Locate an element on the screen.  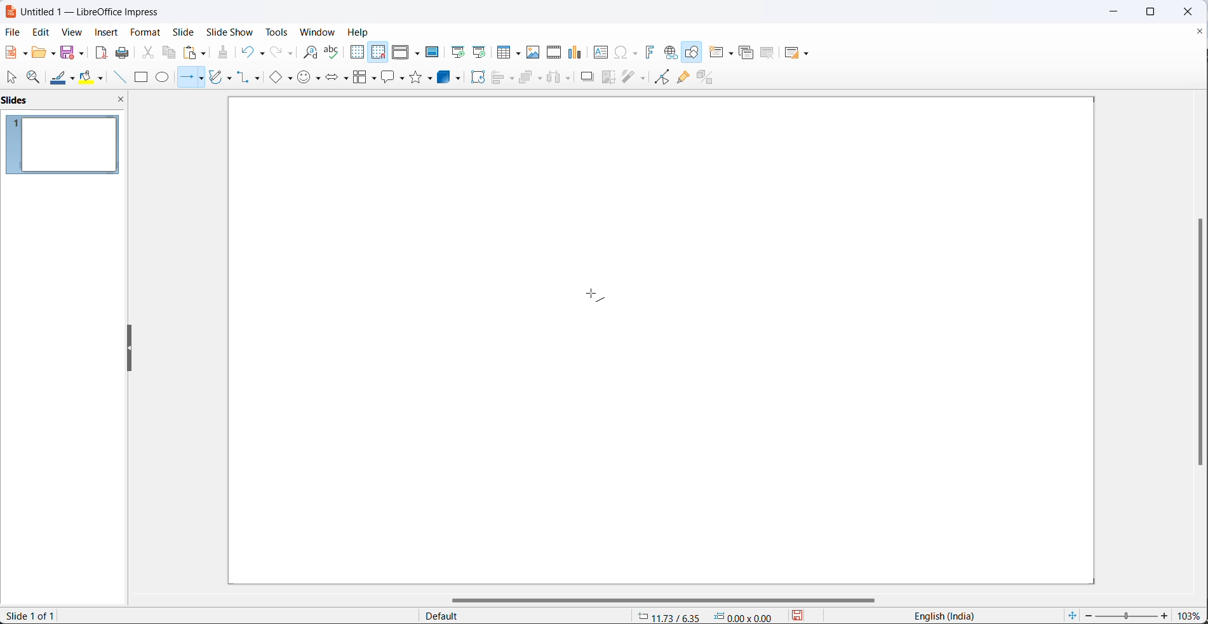
slide show is located at coordinates (227, 32).